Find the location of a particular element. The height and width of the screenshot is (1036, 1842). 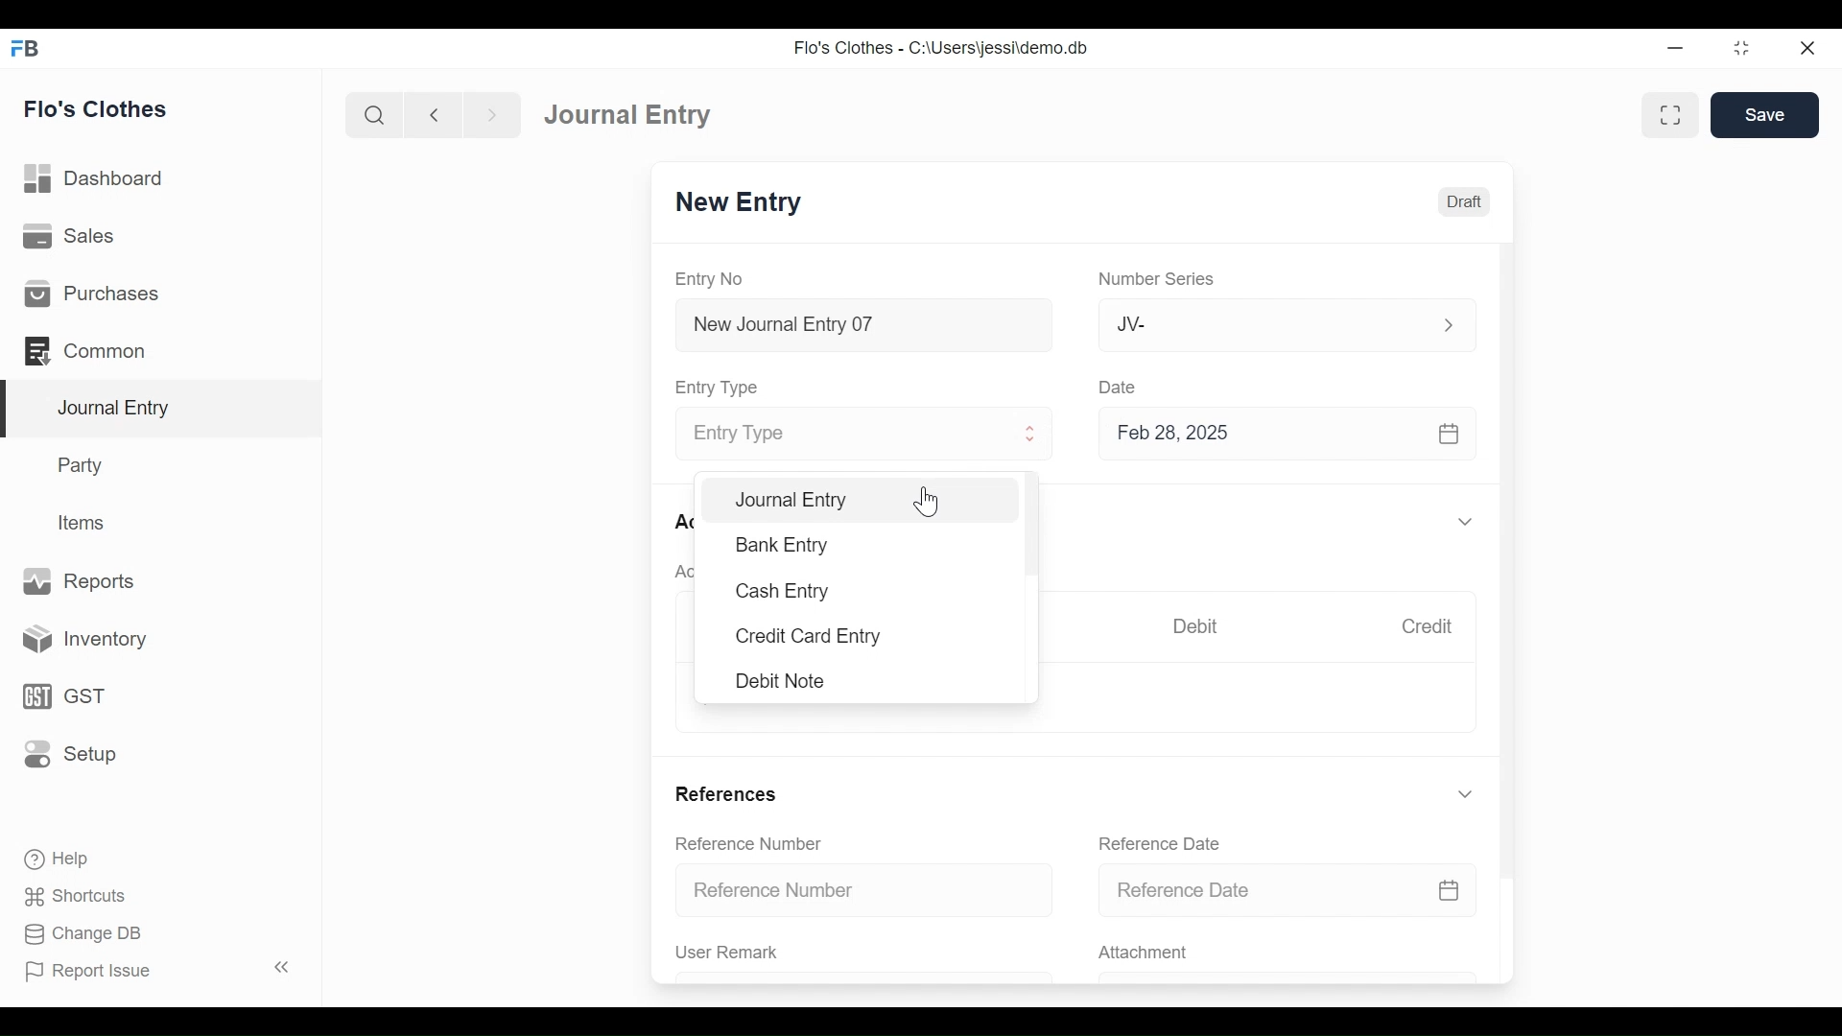

Journal Entry is located at coordinates (165, 410).